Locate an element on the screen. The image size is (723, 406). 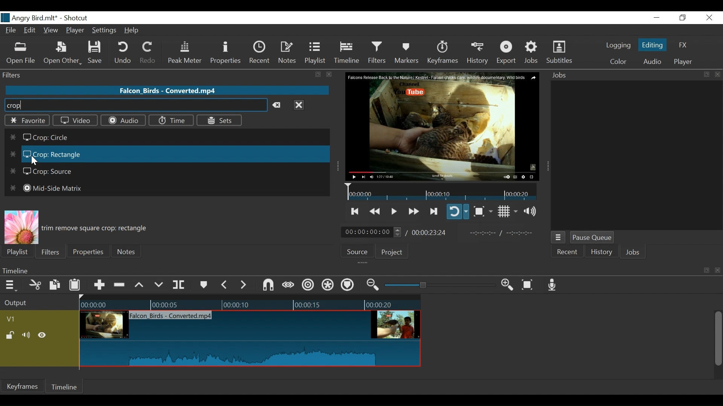
Total Duration is located at coordinates (430, 232).